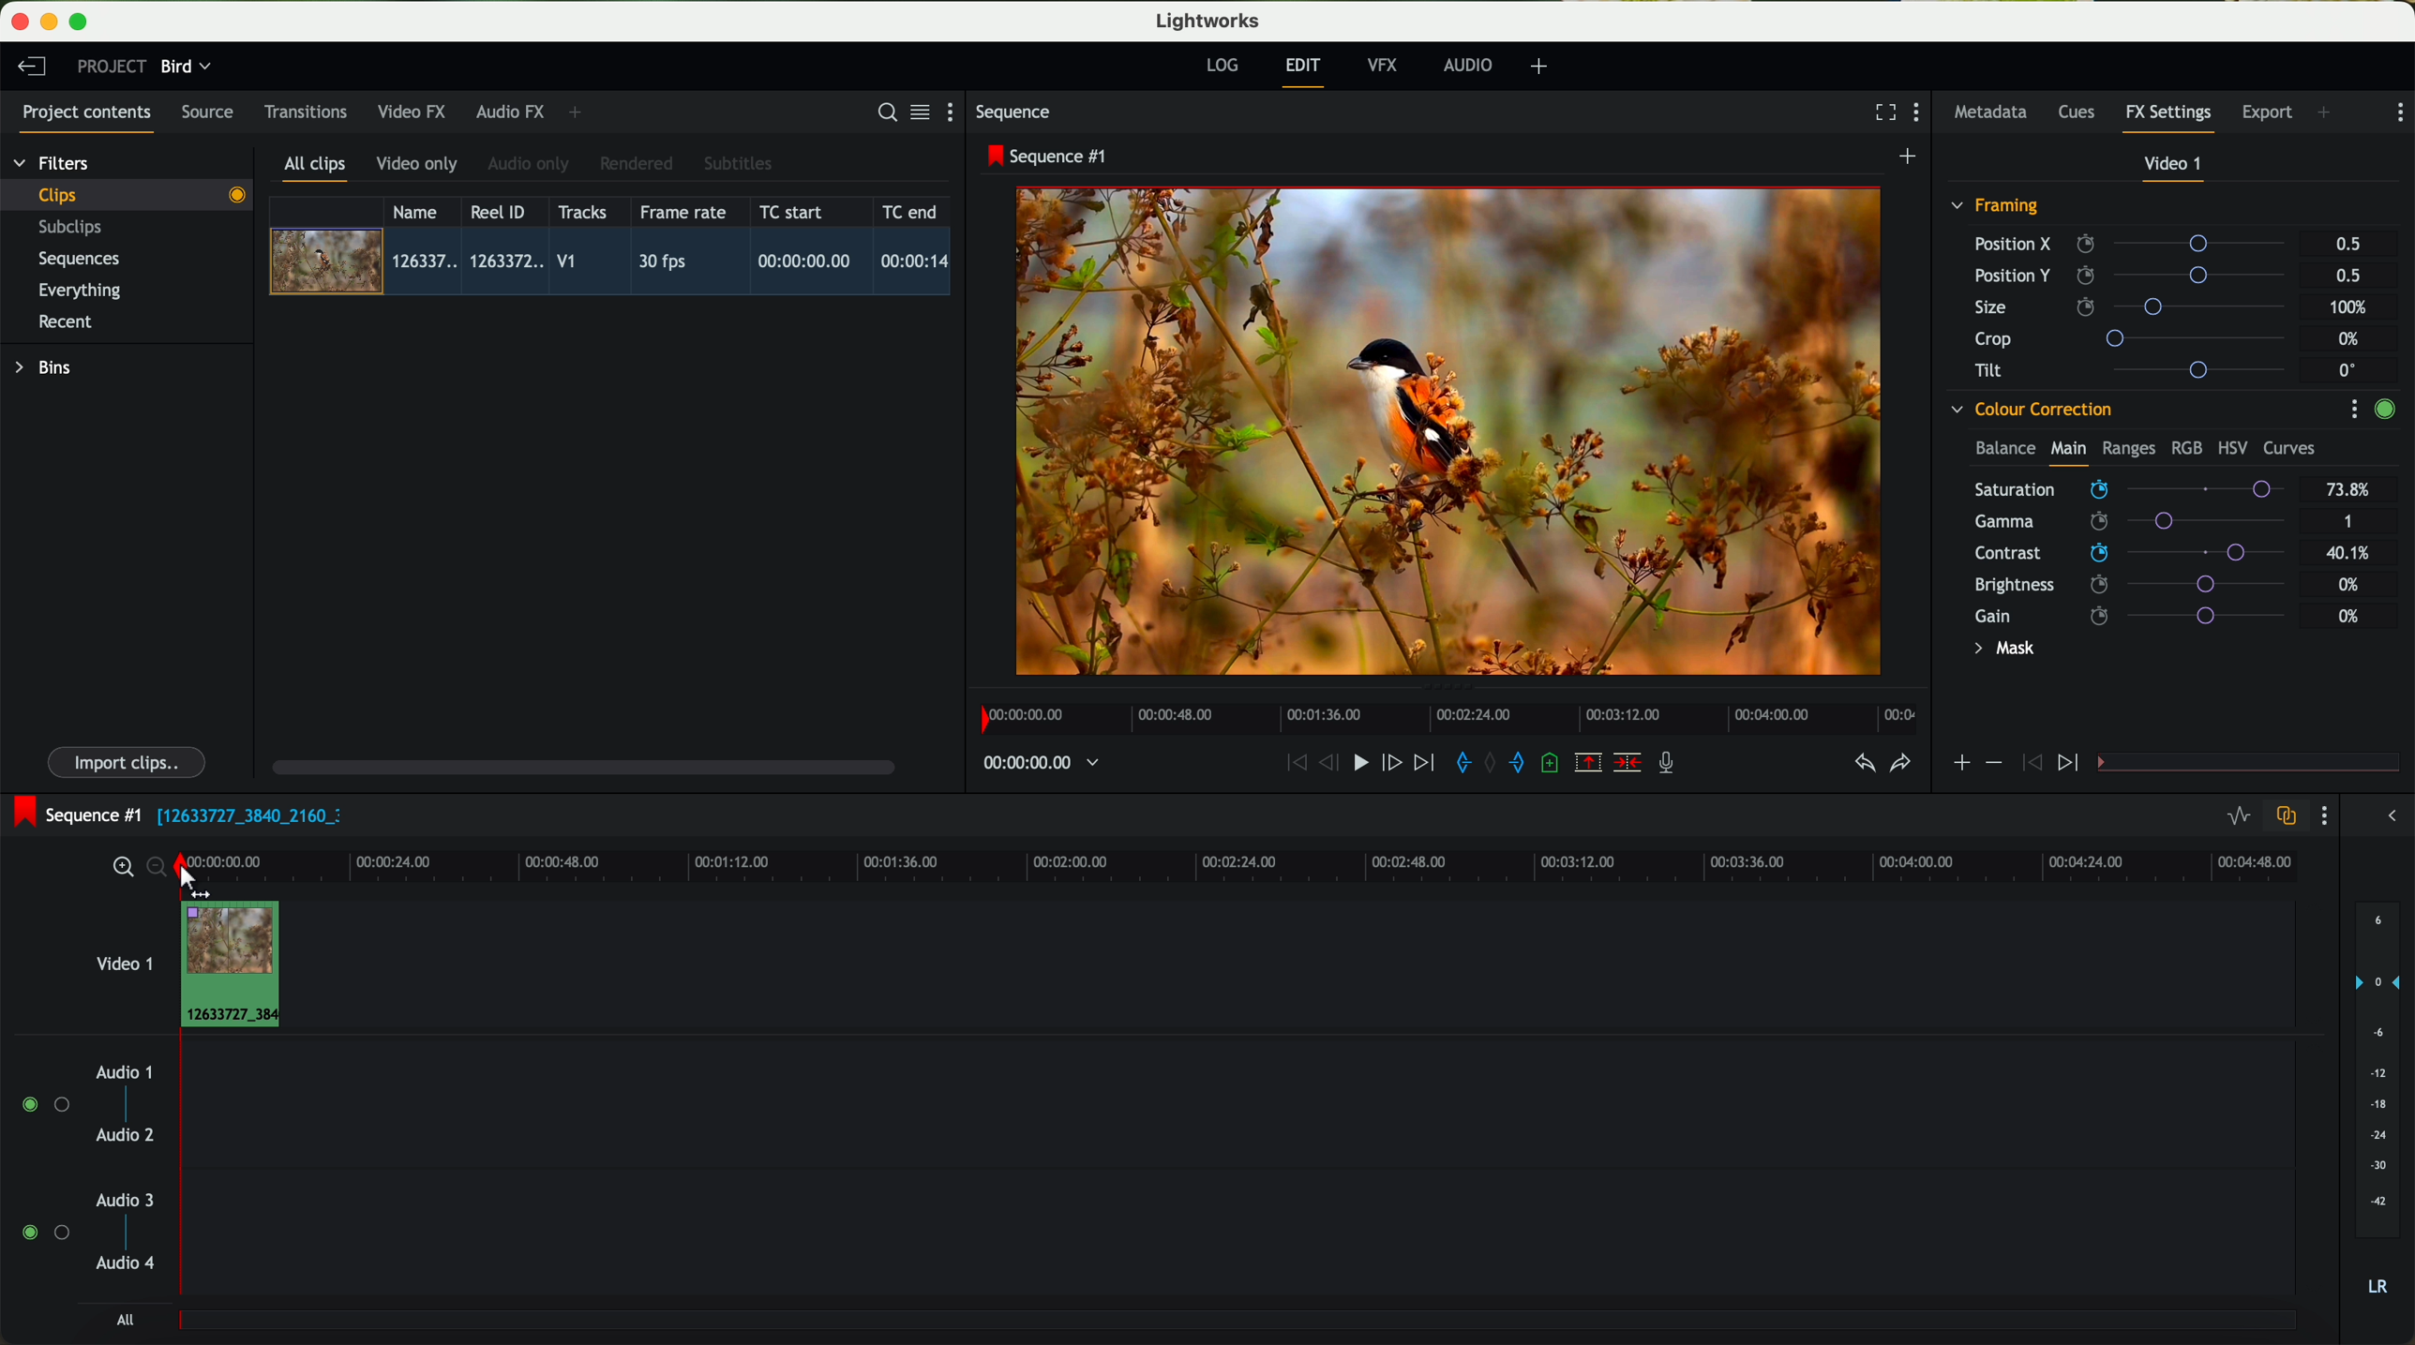 The image size is (2415, 1345). I want to click on position Y, so click(2137, 275).